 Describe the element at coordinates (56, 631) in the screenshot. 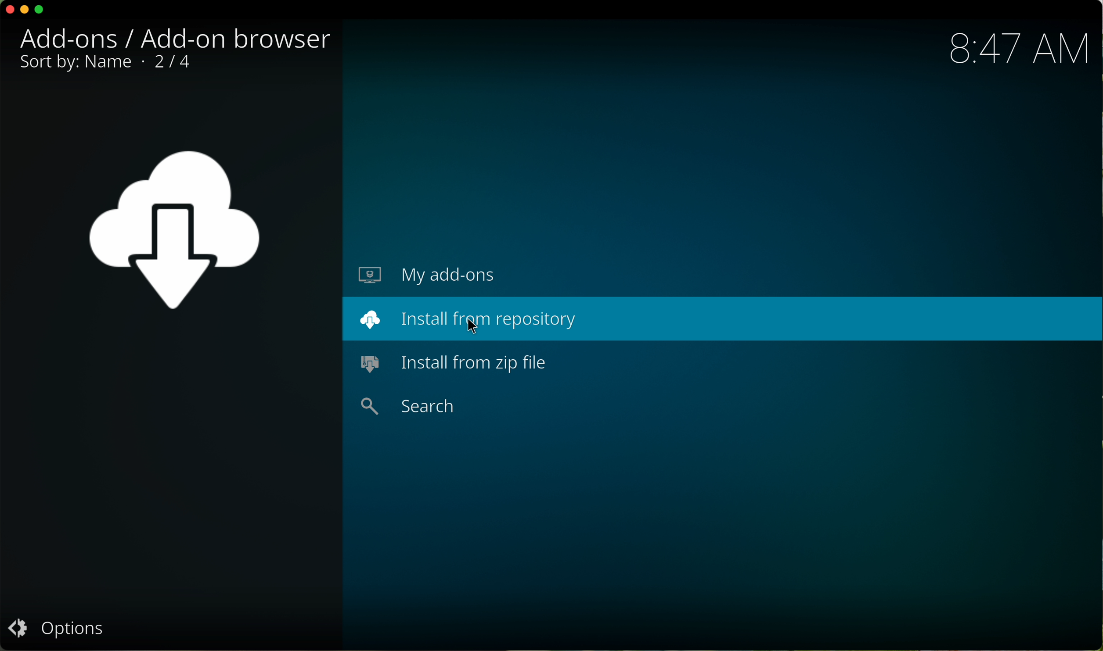

I see `options` at that location.